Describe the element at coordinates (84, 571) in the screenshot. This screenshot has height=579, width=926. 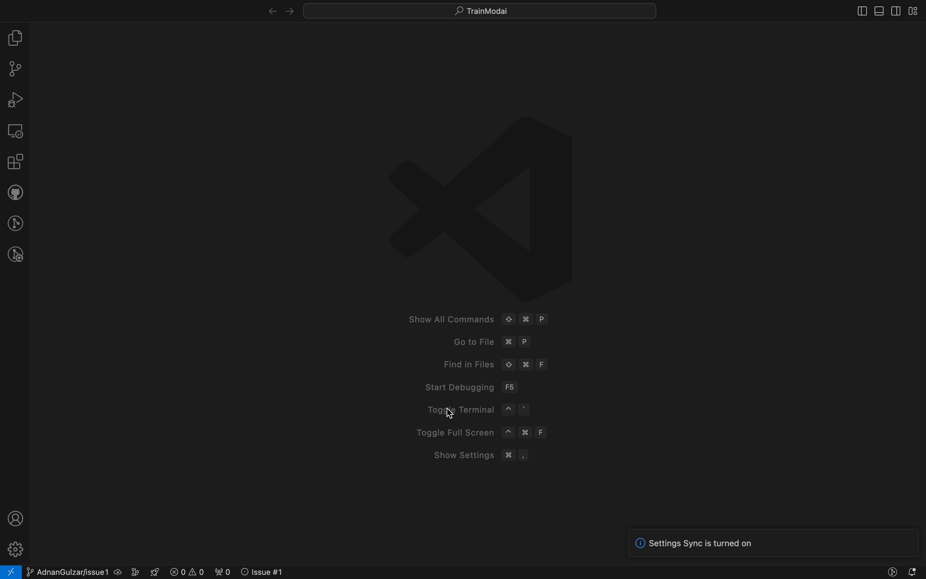
I see `current branch and issue` at that location.